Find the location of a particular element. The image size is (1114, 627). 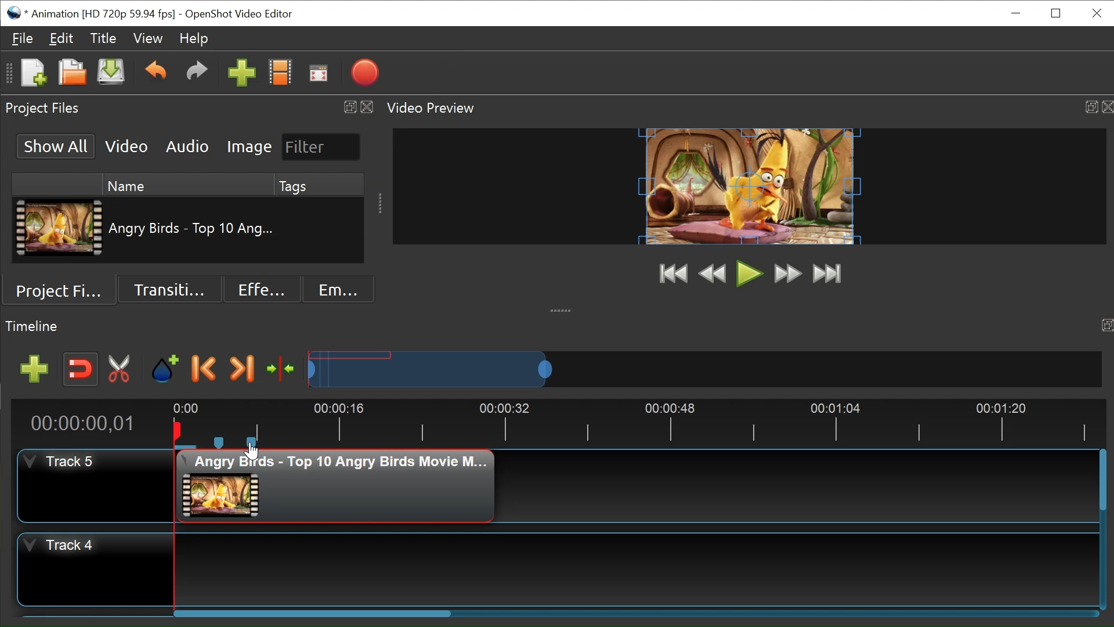

Save Project is located at coordinates (110, 74).